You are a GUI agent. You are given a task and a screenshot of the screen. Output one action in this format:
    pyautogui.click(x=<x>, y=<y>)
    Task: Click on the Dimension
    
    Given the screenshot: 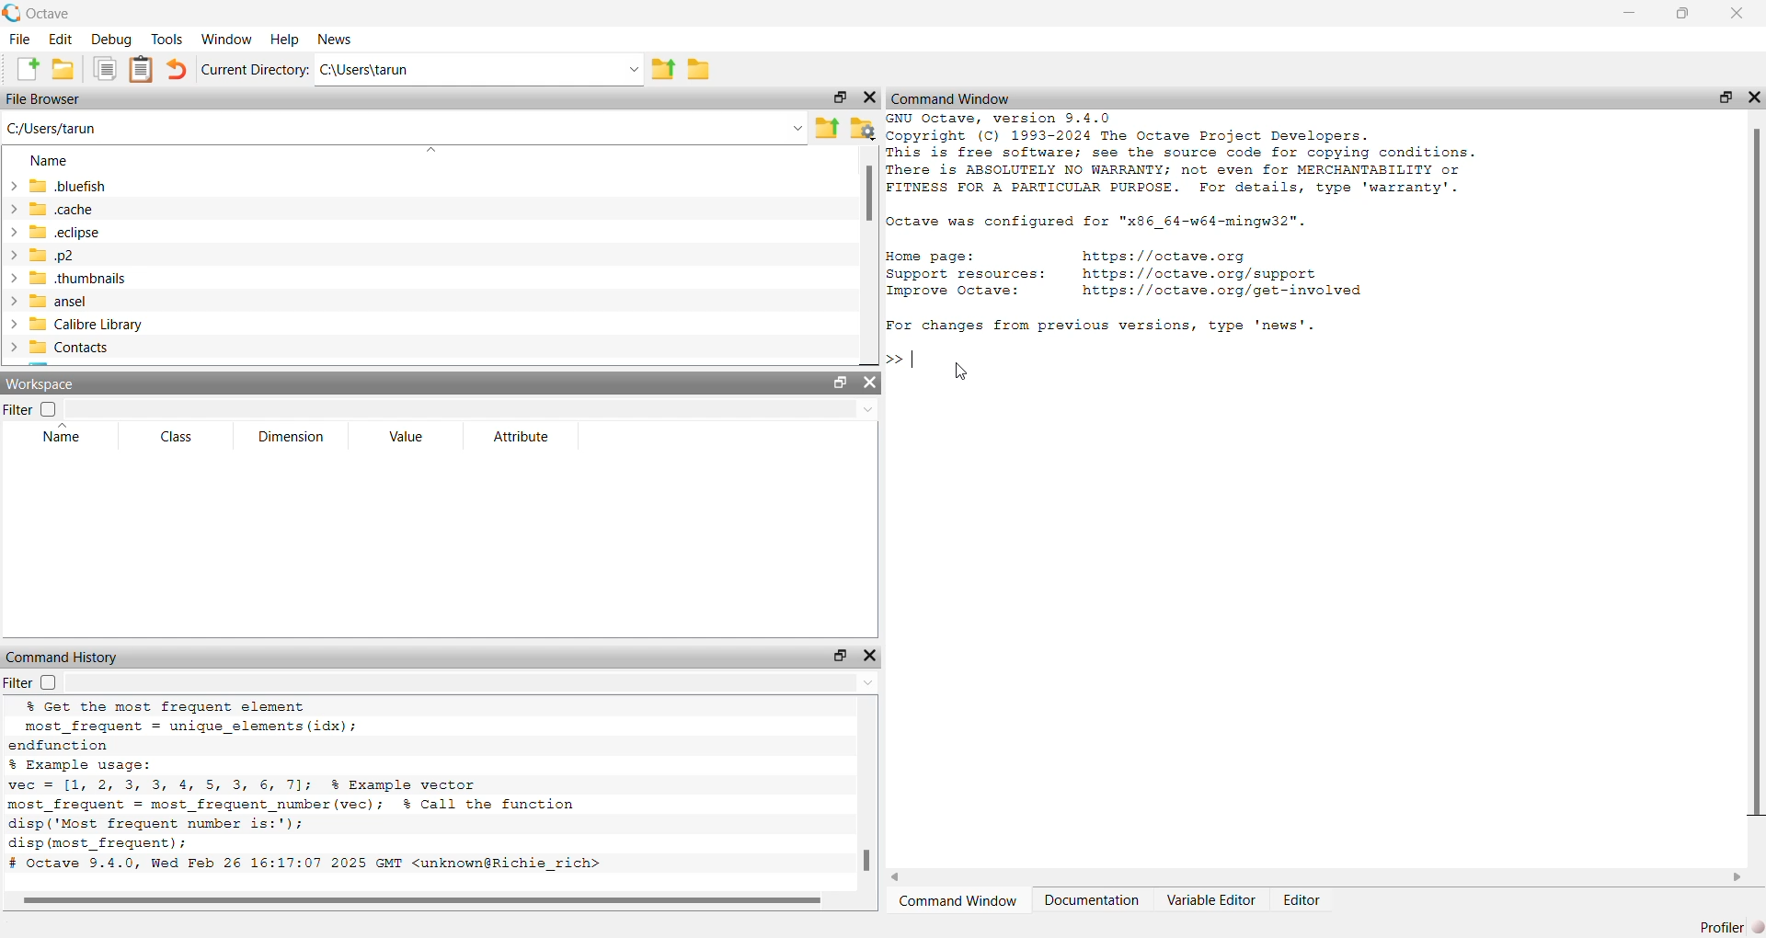 What is the action you would take?
    pyautogui.click(x=292, y=436)
    